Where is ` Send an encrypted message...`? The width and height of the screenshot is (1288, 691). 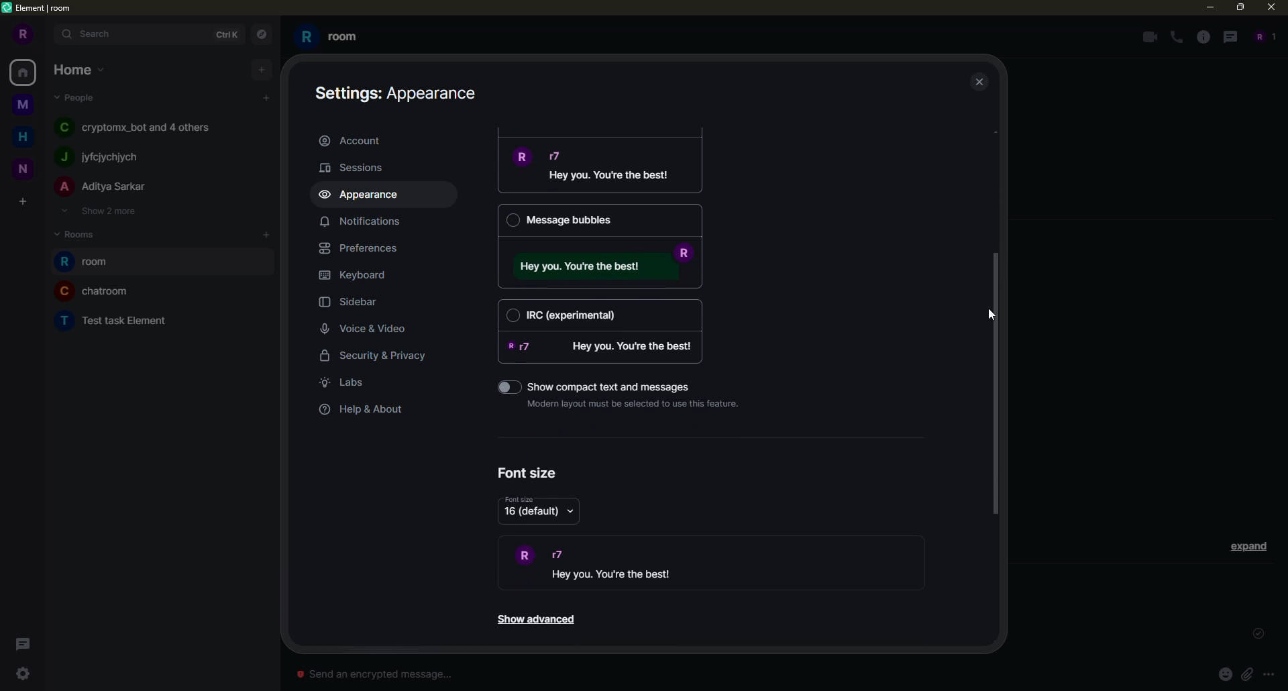  Send an encrypted message... is located at coordinates (374, 674).